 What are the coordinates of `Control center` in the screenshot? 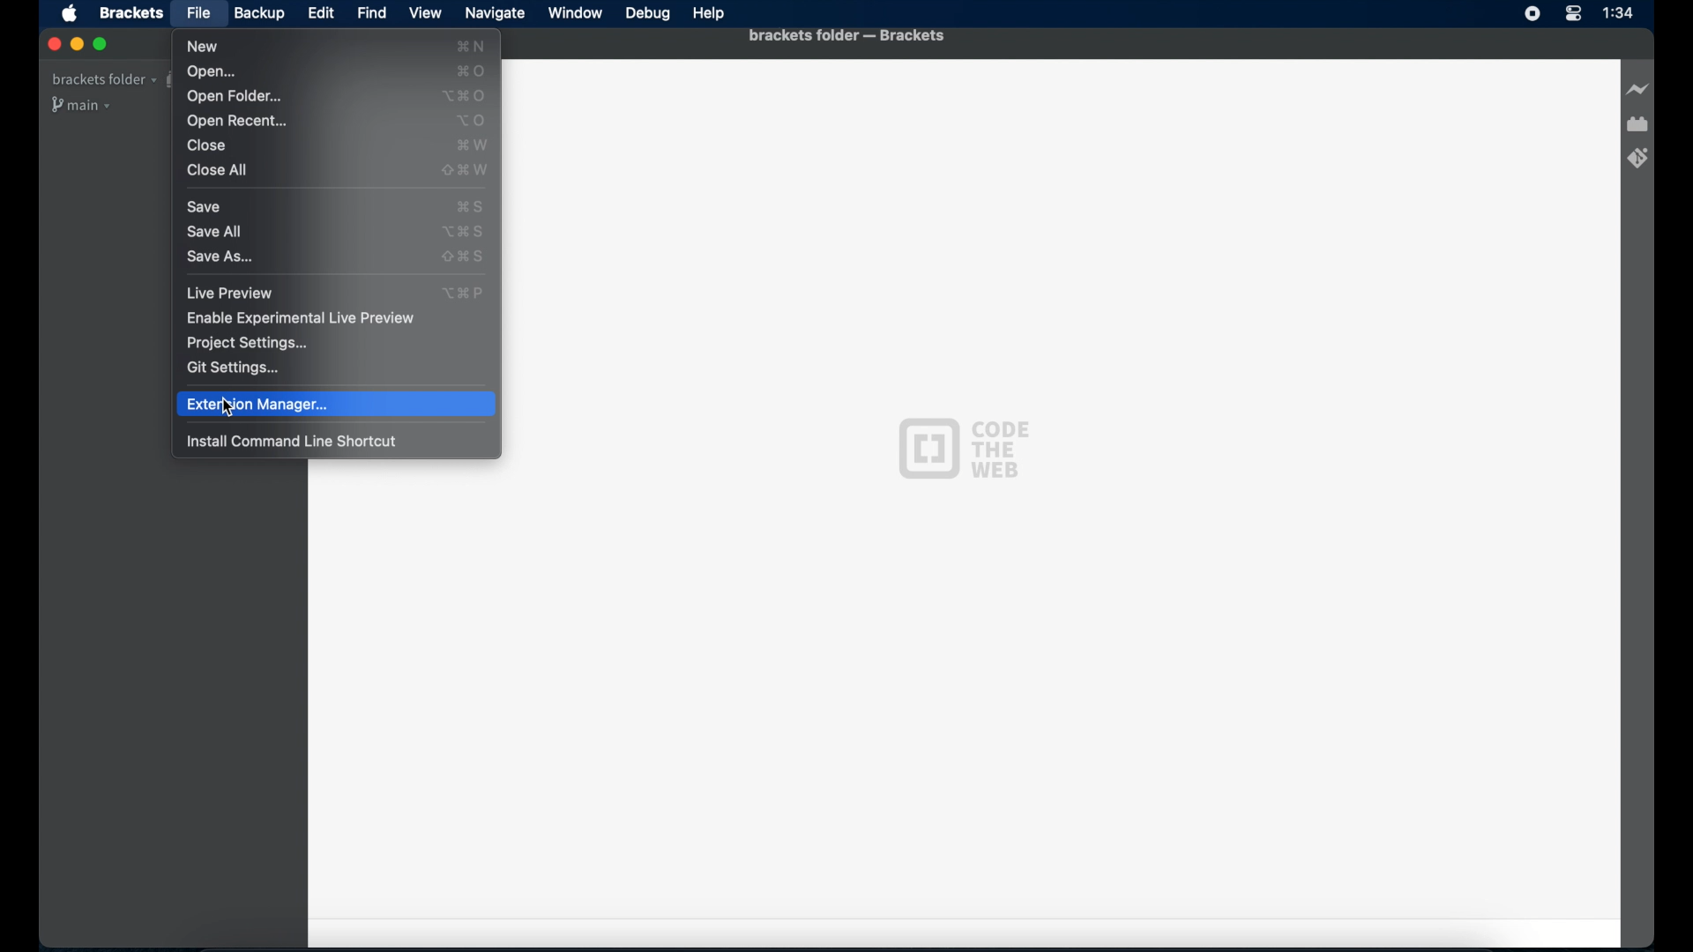 It's located at (1572, 14).